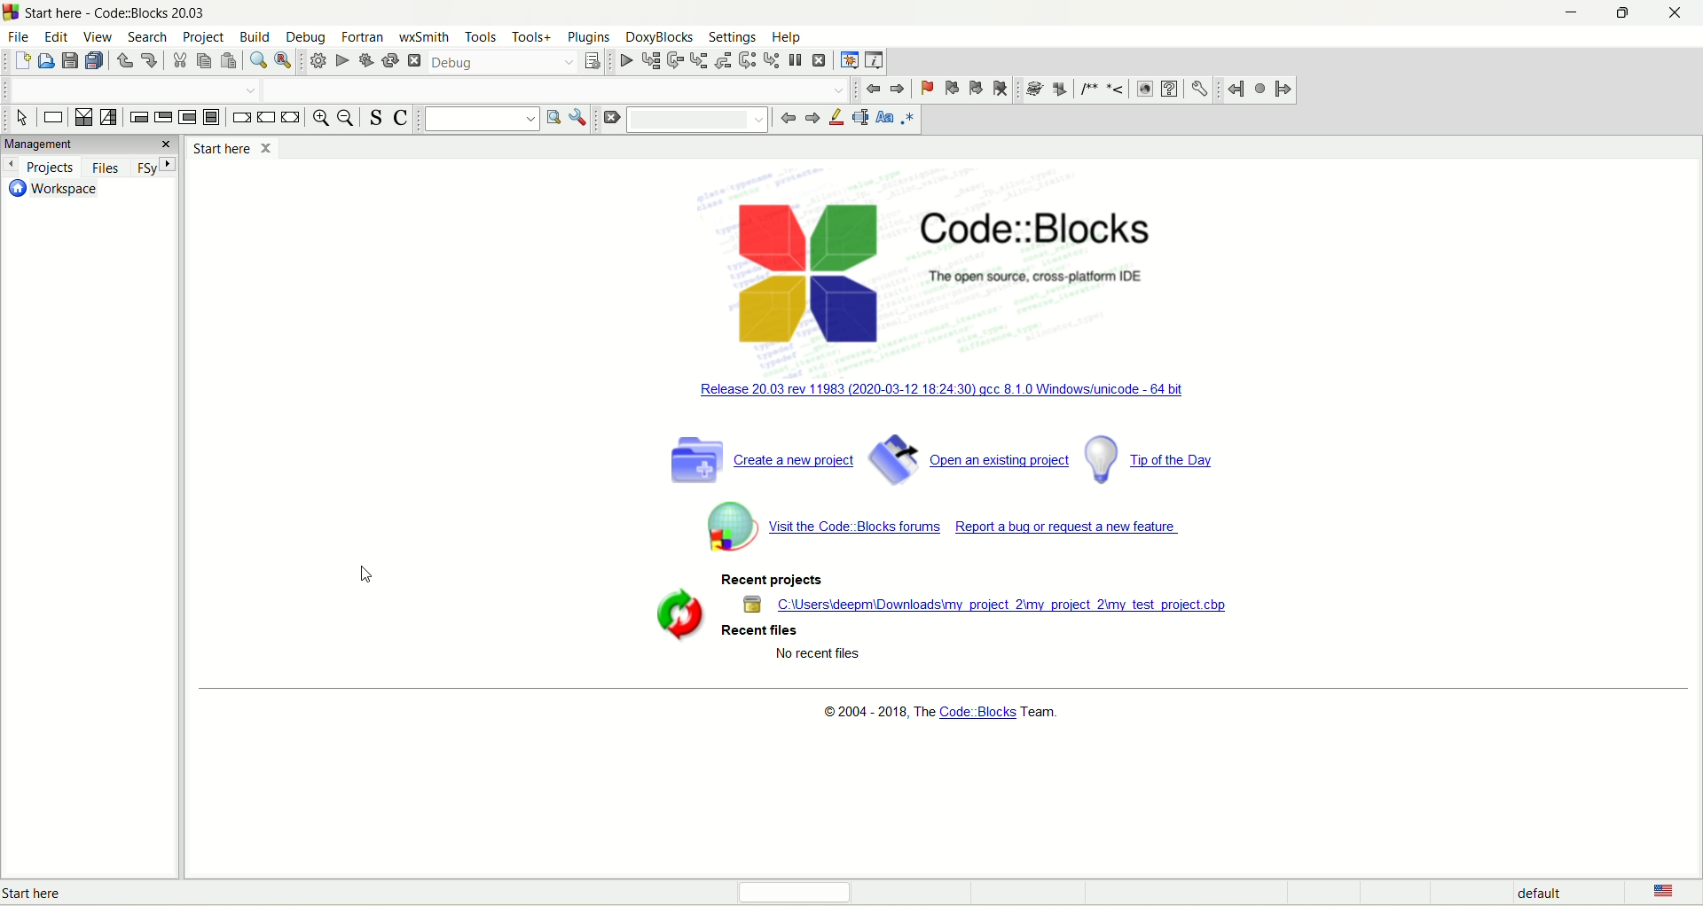 This screenshot has width=1703, height=906. Describe the element at coordinates (206, 41) in the screenshot. I see `project` at that location.